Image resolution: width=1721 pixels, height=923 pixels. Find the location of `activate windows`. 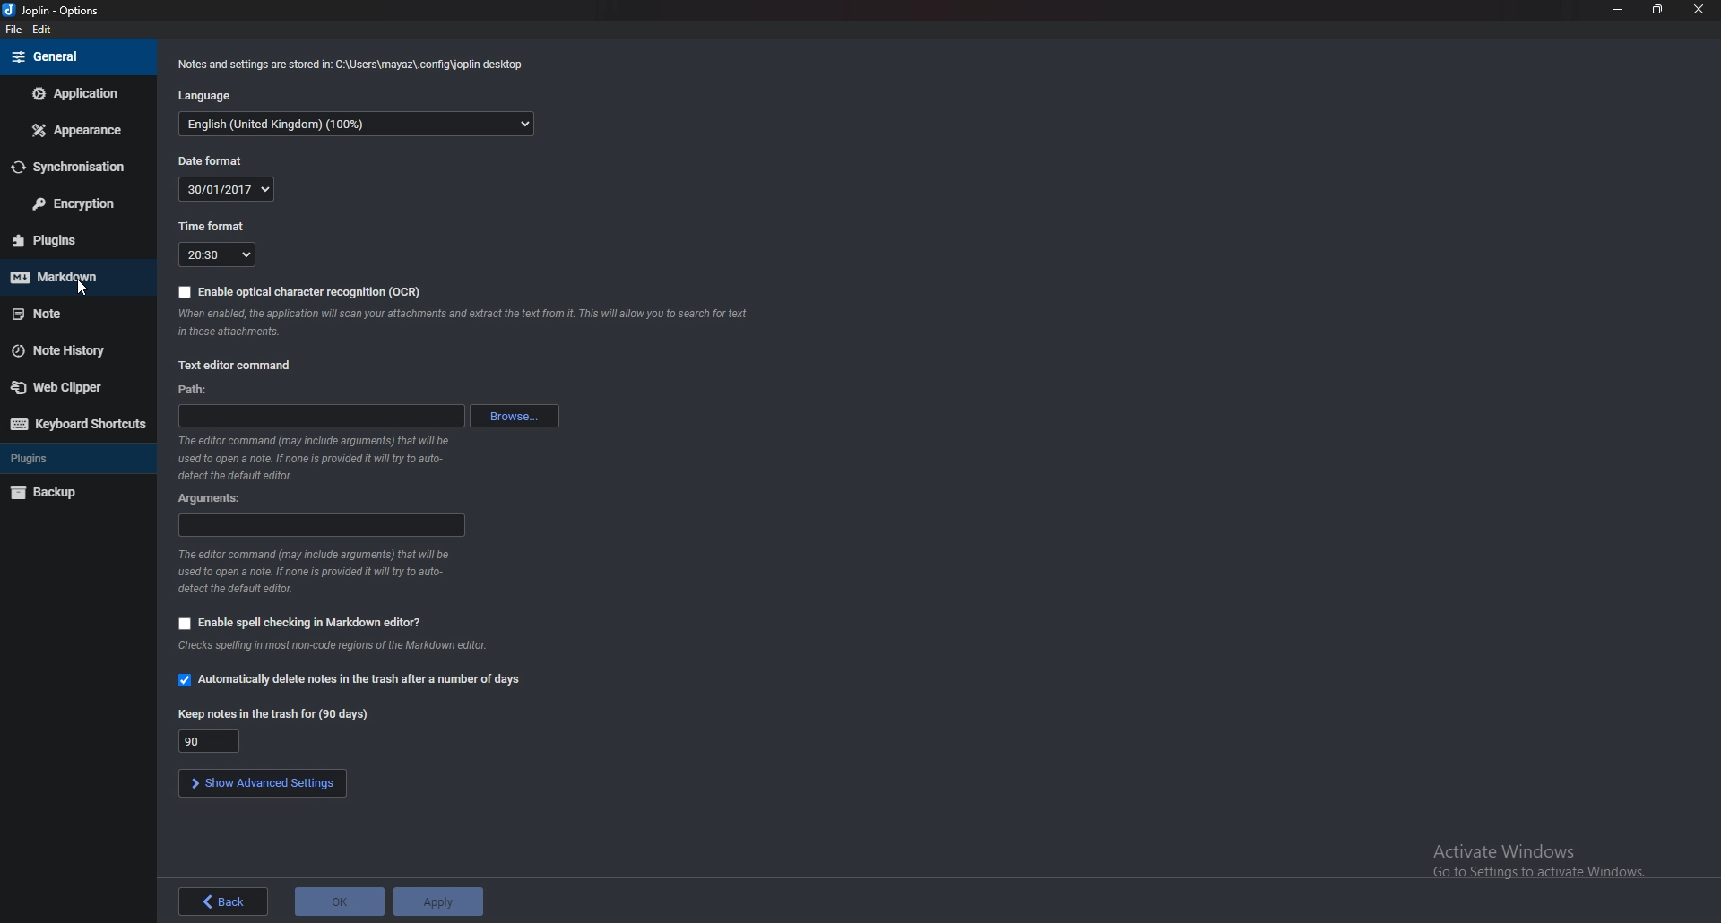

activate windows is located at coordinates (1544, 858).